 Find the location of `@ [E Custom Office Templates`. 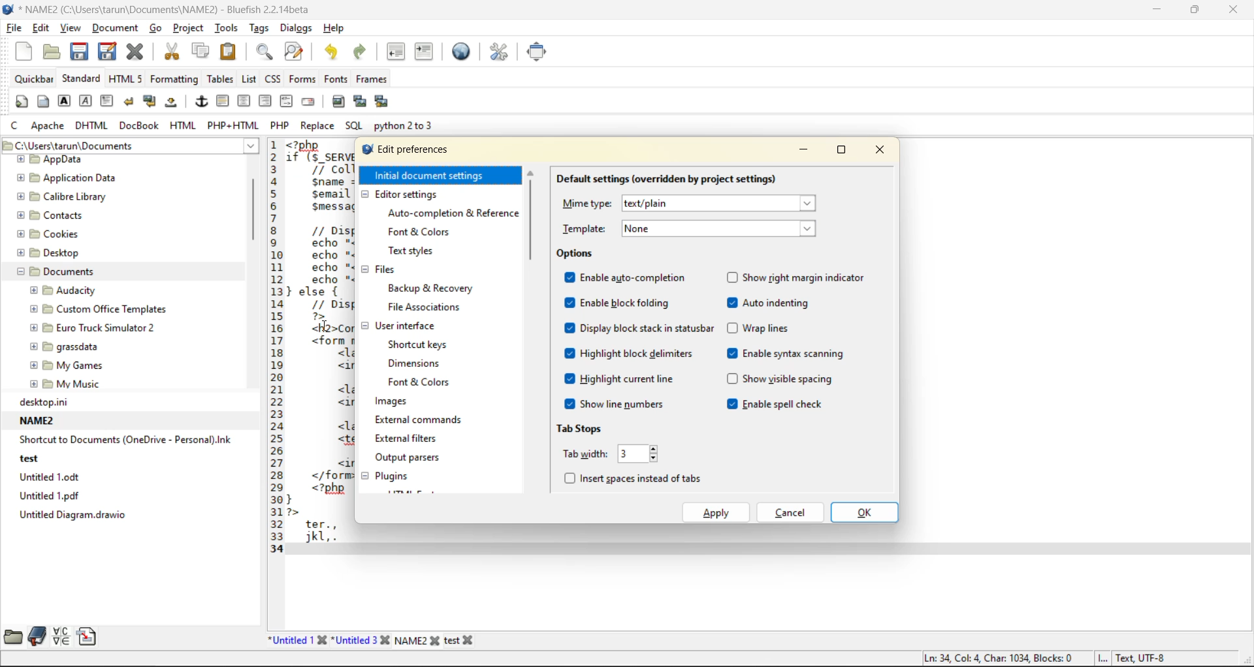

@ [E Custom Office Templates is located at coordinates (98, 308).